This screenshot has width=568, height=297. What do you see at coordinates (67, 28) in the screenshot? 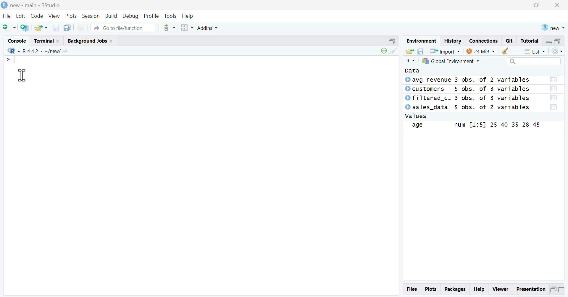
I see `Save all open documents` at bounding box center [67, 28].